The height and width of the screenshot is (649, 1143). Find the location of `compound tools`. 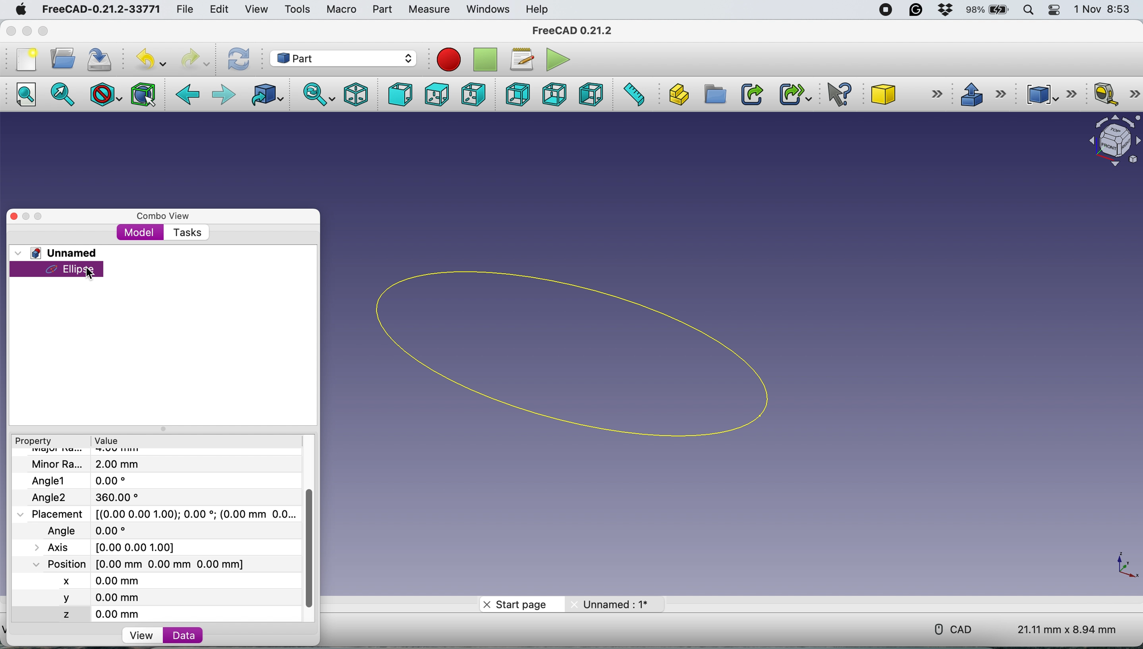

compound tools is located at coordinates (1049, 94).